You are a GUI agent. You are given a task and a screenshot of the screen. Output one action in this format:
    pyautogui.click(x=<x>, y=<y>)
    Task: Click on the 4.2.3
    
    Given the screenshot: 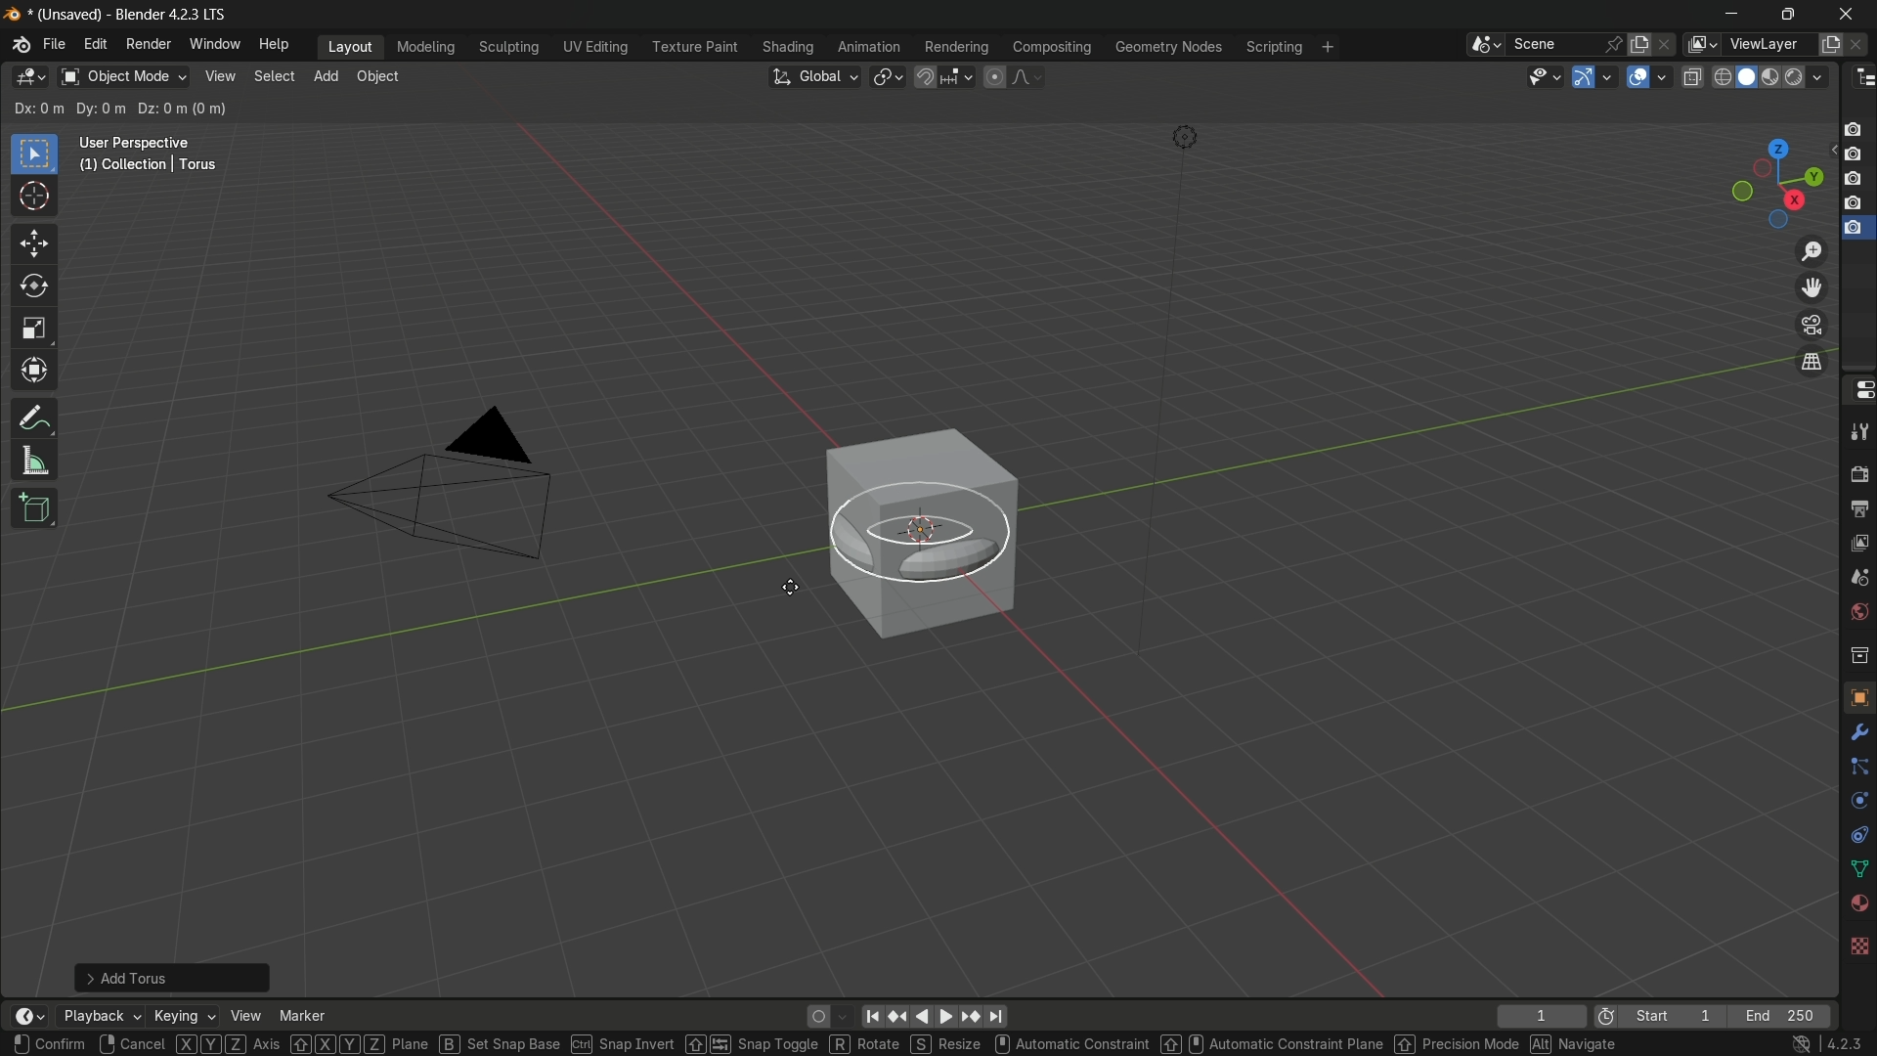 What is the action you would take?
    pyautogui.click(x=1845, y=1044)
    